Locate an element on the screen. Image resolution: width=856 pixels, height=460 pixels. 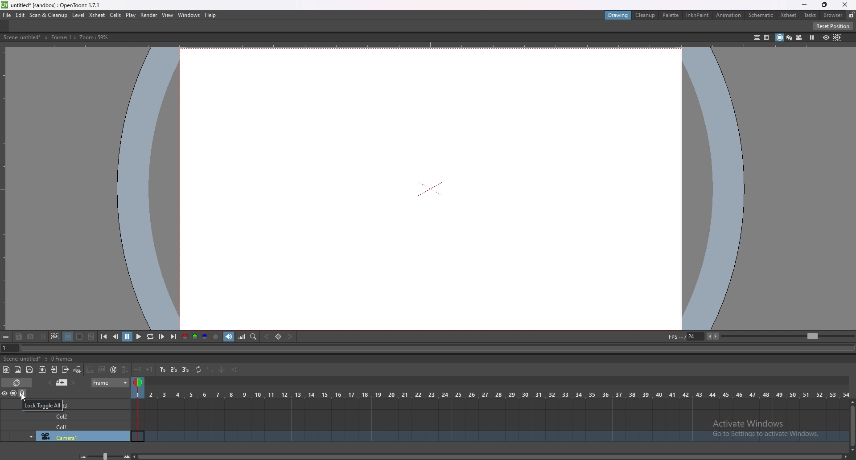
field guide is located at coordinates (766, 37).